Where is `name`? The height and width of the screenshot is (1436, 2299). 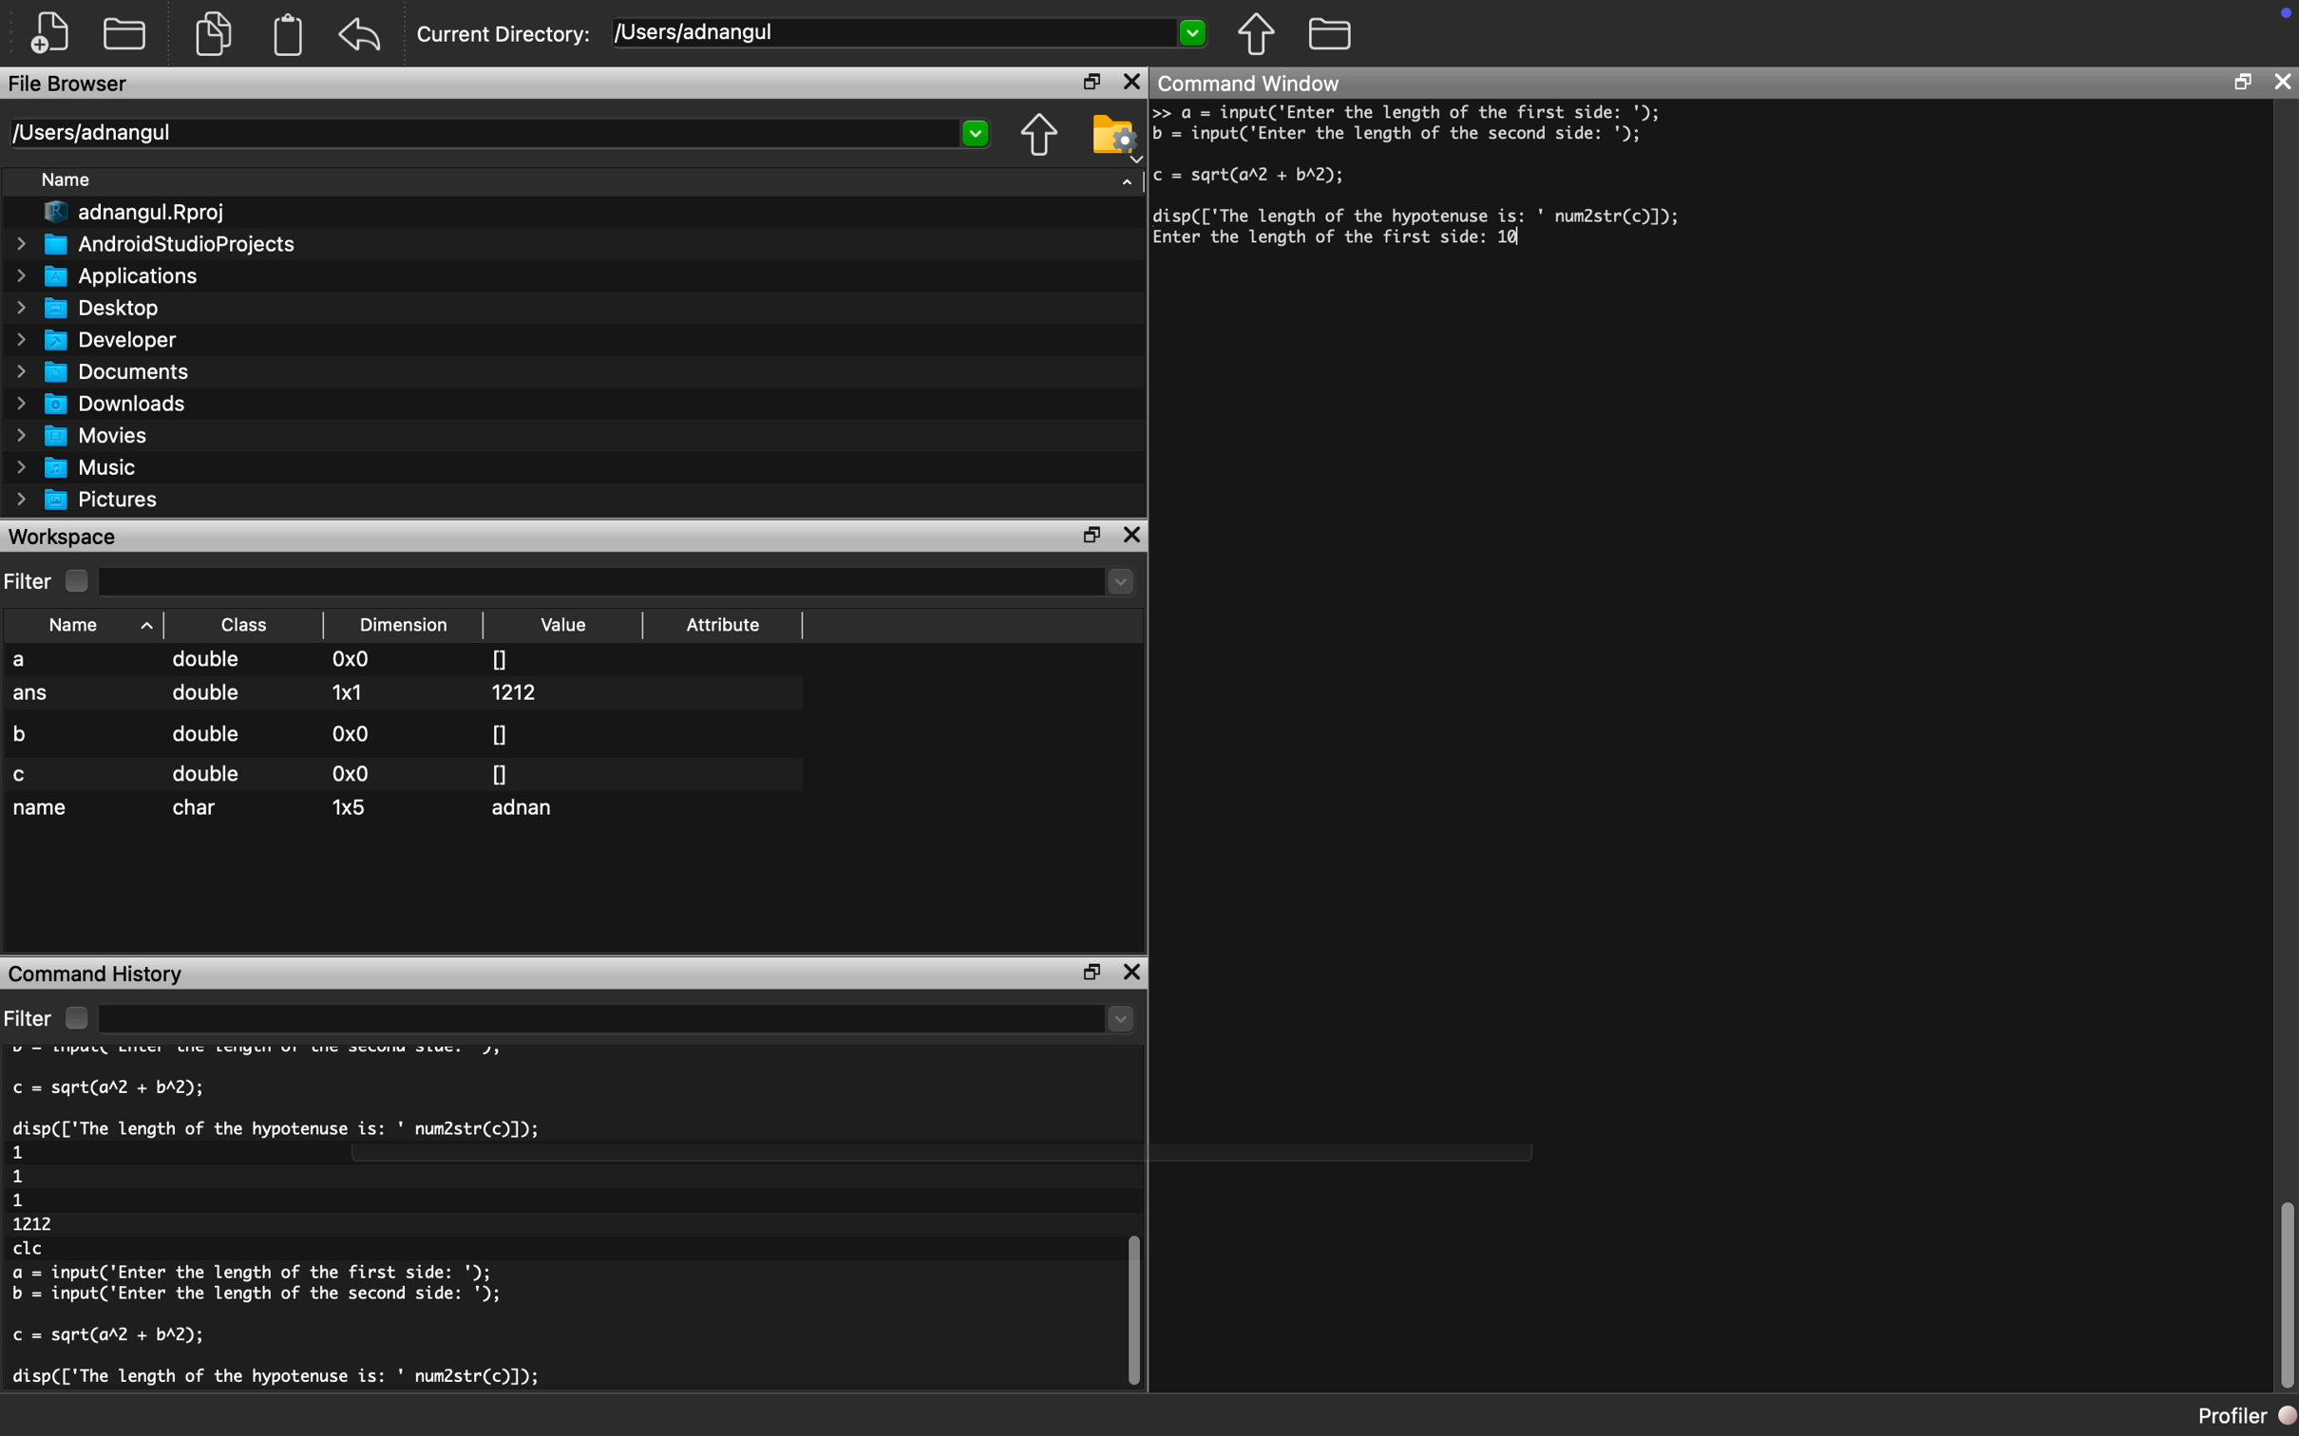 name is located at coordinates (43, 810).